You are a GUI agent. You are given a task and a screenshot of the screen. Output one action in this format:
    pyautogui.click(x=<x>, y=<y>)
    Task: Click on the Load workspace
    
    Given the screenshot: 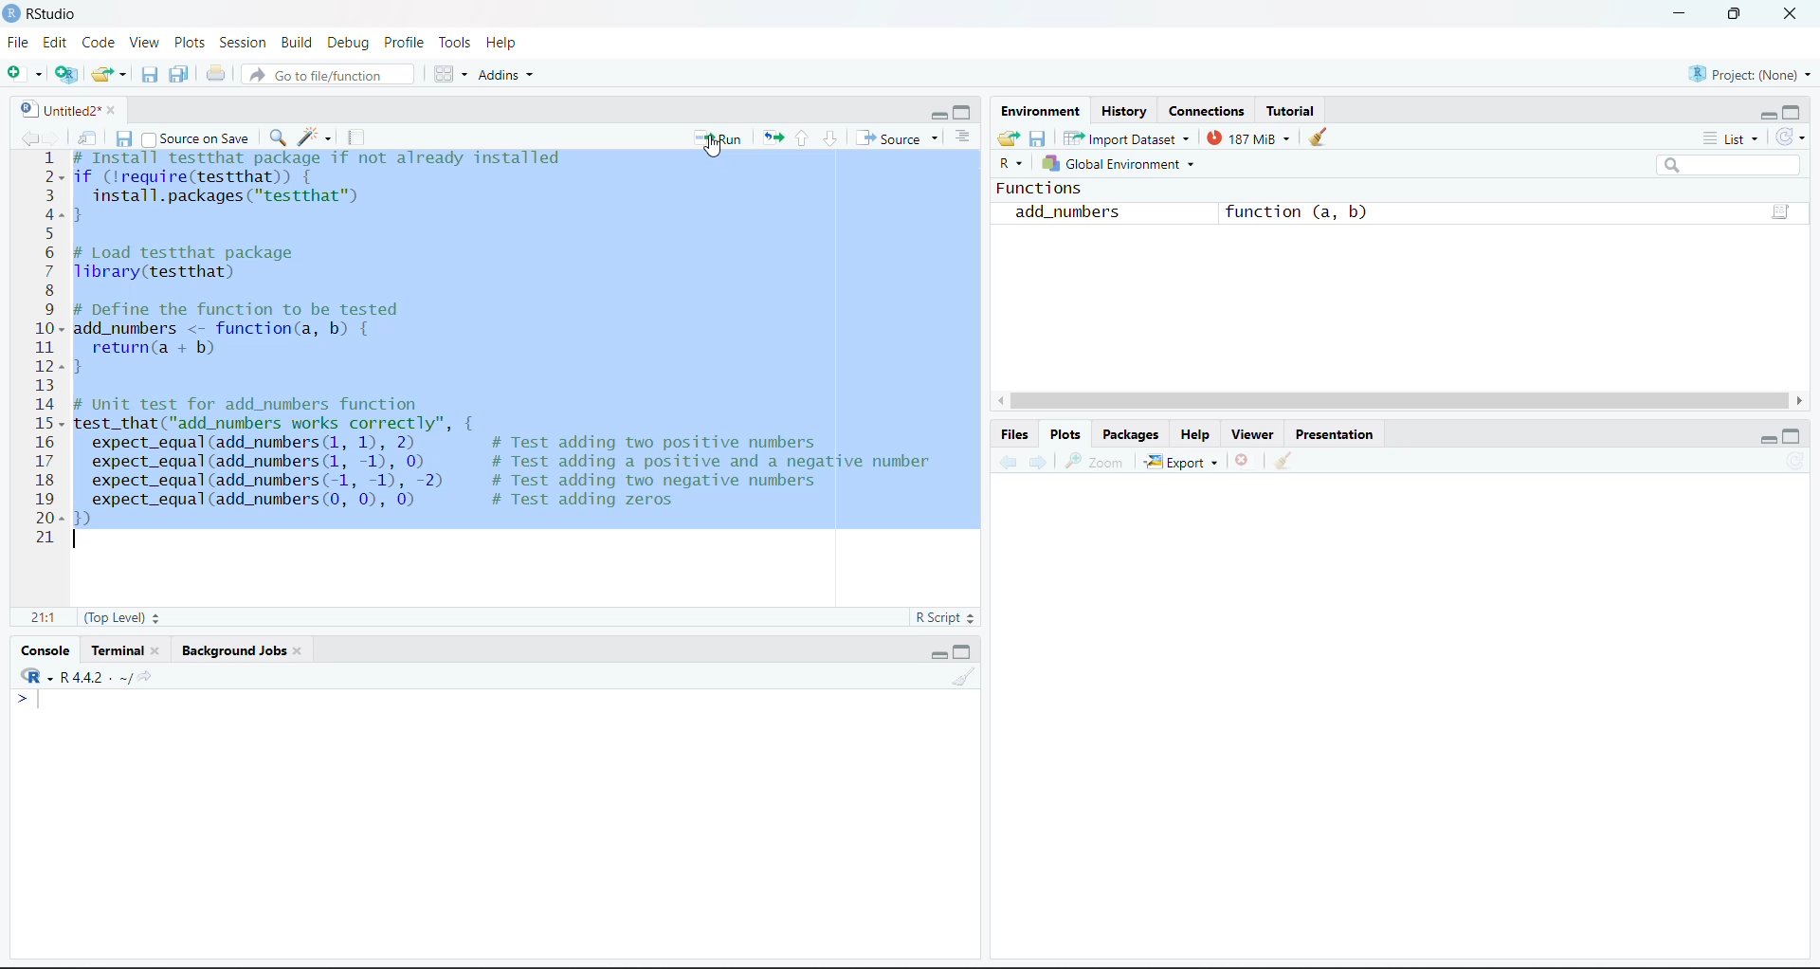 What is the action you would take?
    pyautogui.click(x=1008, y=140)
    